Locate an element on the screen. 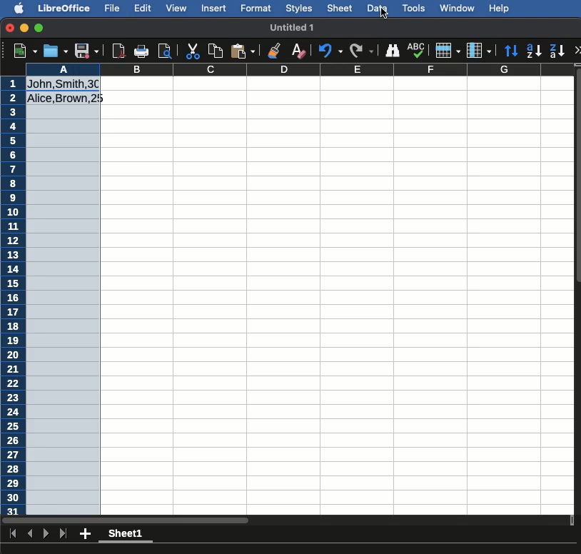  Ascending is located at coordinates (535, 50).